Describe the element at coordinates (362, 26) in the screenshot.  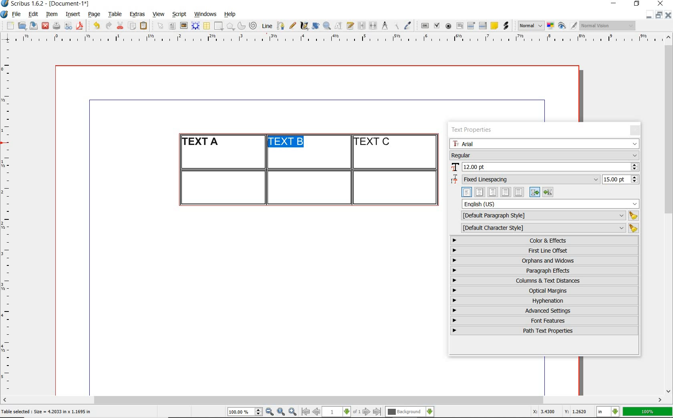
I see `link text frames` at that location.